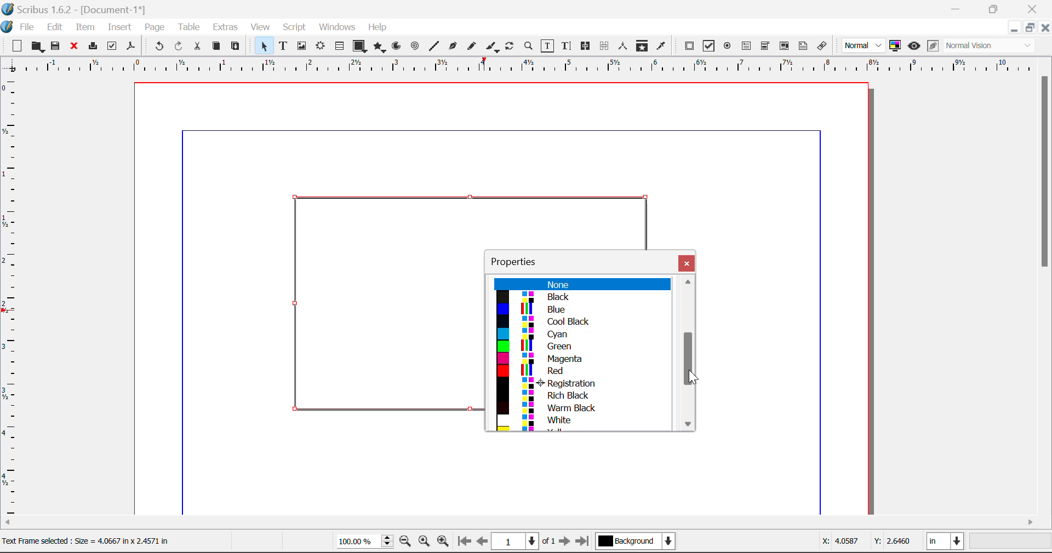 The image size is (1052, 553). I want to click on Cut, so click(198, 46).